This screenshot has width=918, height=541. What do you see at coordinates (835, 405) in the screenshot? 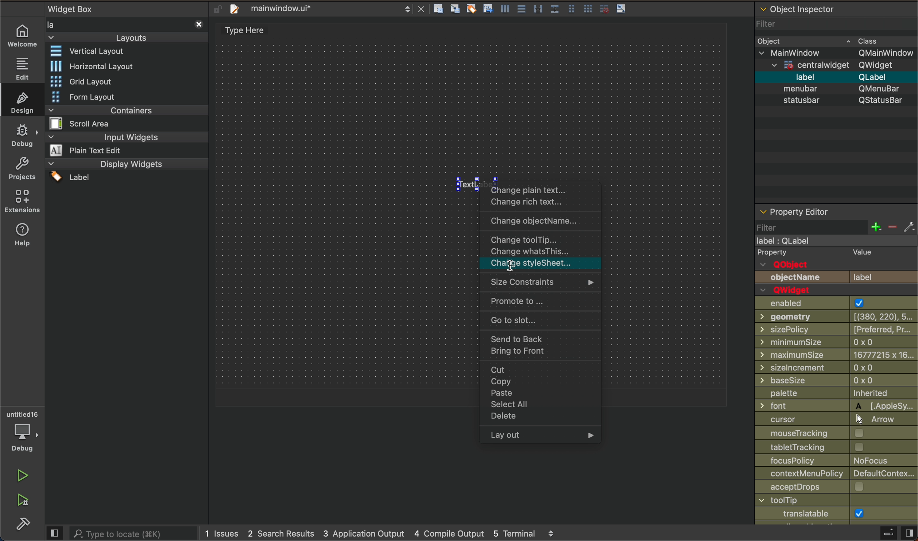
I see `font` at bounding box center [835, 405].